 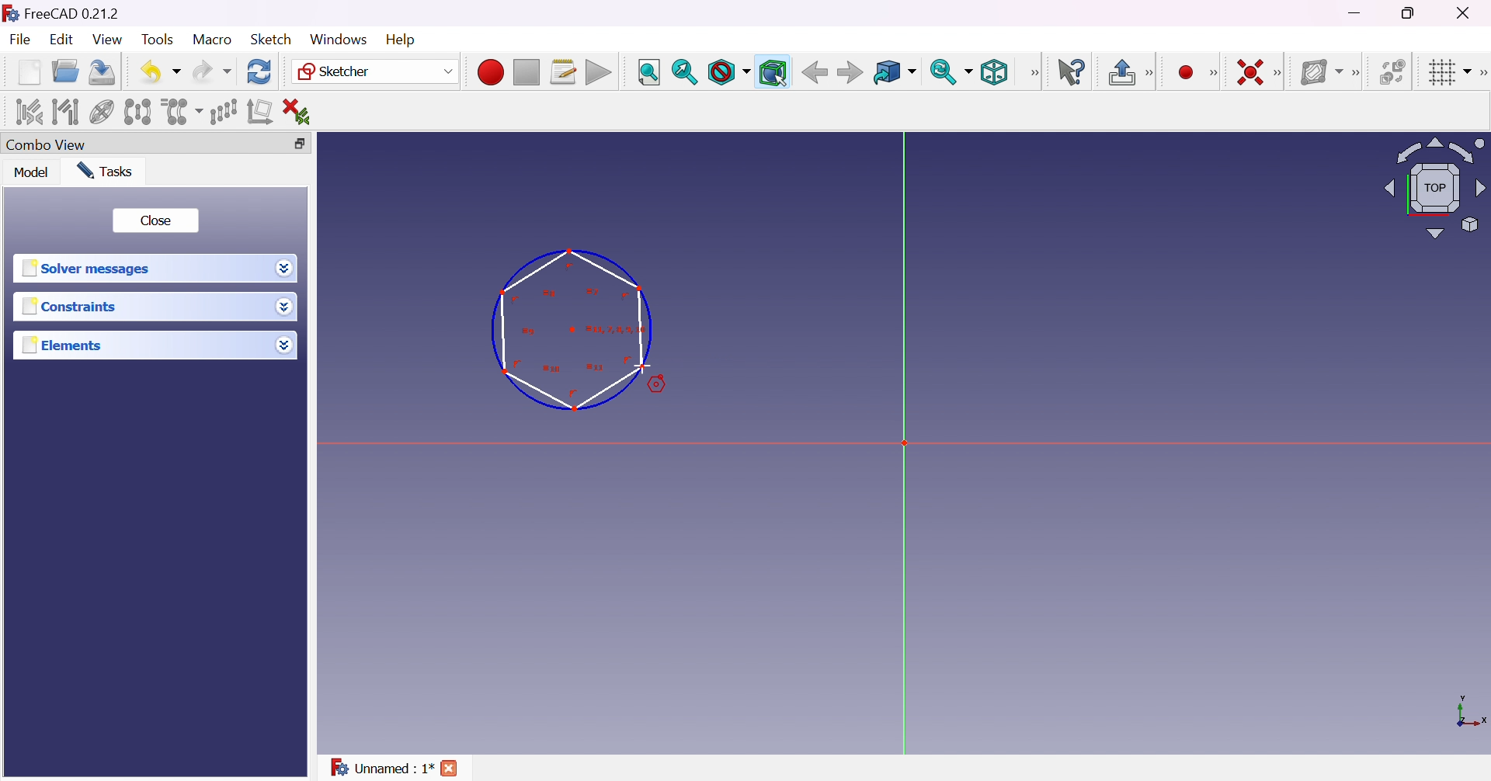 I want to click on Model, so click(x=33, y=172).